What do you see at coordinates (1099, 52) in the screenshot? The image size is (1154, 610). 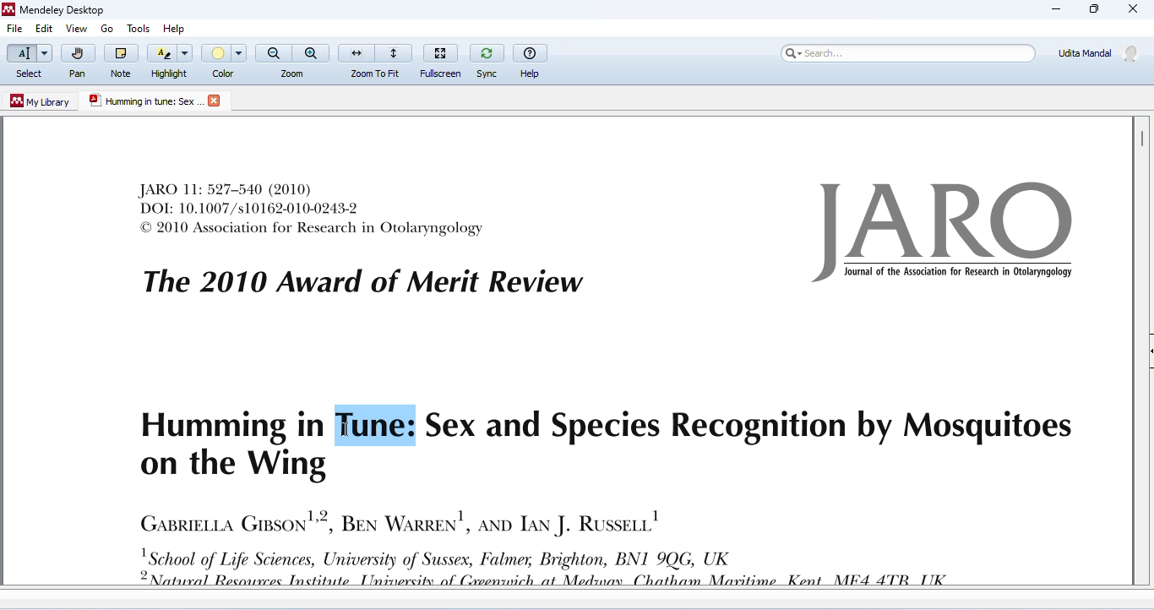 I see `account` at bounding box center [1099, 52].